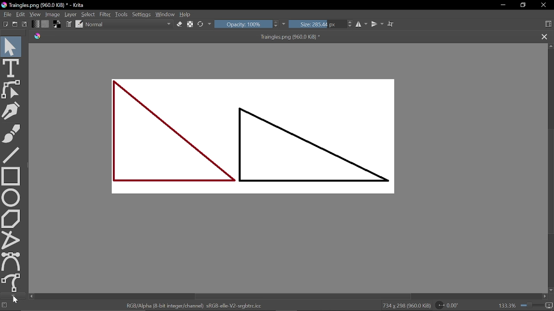 Image resolution: width=554 pixels, height=311 pixels. I want to click on Caligraphy, so click(11, 111).